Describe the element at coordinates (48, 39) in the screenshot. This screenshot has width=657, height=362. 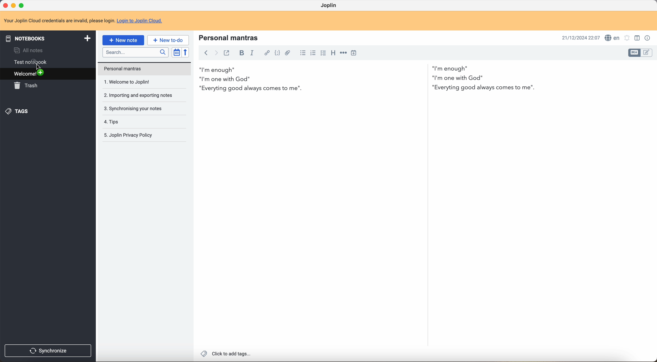
I see `notebooks` at that location.